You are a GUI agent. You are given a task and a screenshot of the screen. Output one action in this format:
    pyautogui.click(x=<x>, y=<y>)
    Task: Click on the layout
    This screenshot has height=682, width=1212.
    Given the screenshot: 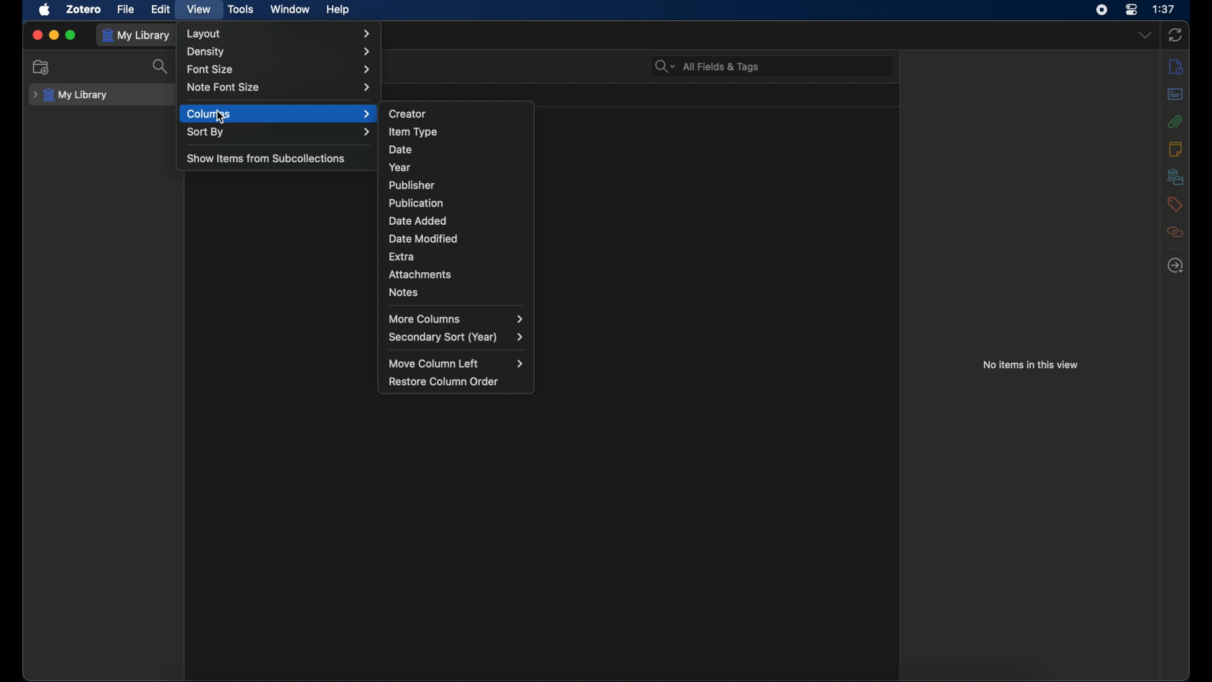 What is the action you would take?
    pyautogui.click(x=279, y=33)
    